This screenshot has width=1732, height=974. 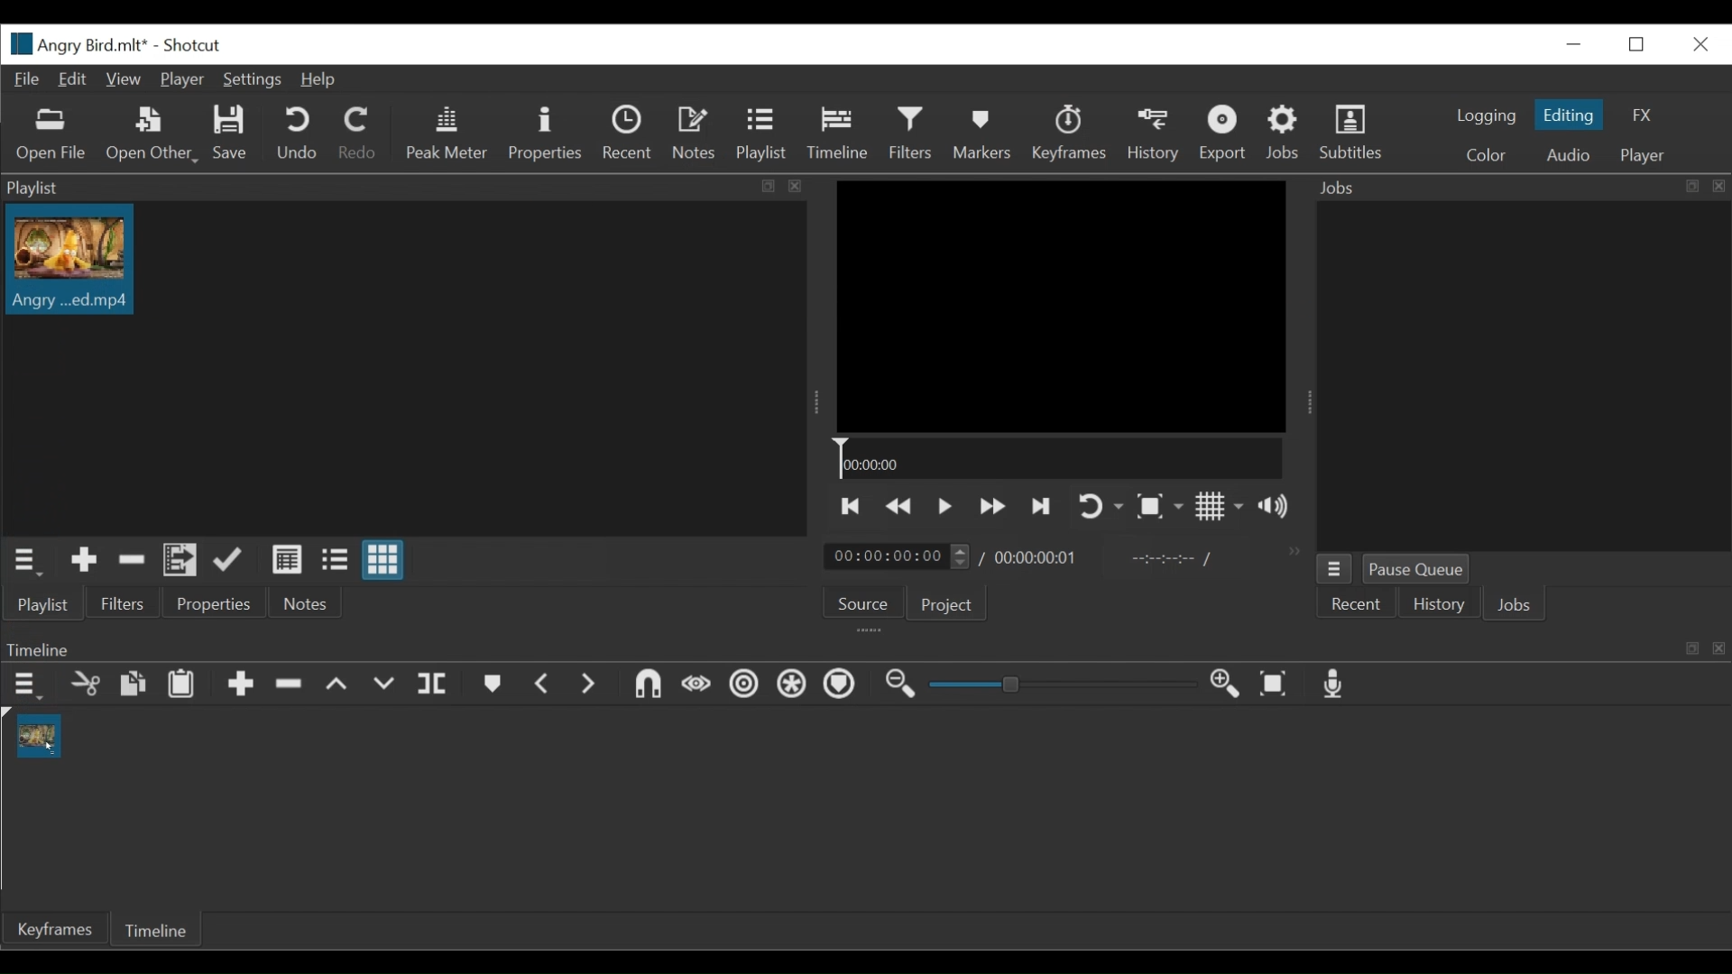 What do you see at coordinates (1273, 506) in the screenshot?
I see `Sow volume control` at bounding box center [1273, 506].